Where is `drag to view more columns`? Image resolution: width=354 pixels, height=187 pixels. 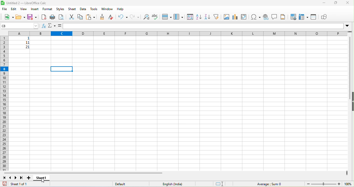 drag to view more columns is located at coordinates (346, 172).